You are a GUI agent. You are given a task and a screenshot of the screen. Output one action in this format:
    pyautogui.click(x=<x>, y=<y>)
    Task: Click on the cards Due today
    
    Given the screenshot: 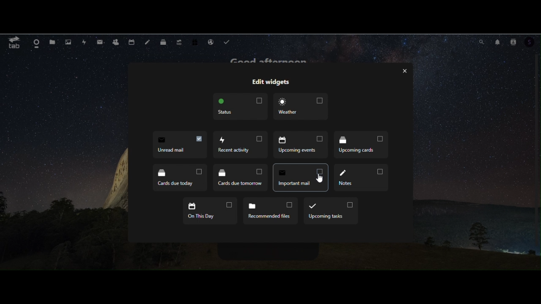 What is the action you would take?
    pyautogui.click(x=361, y=145)
    